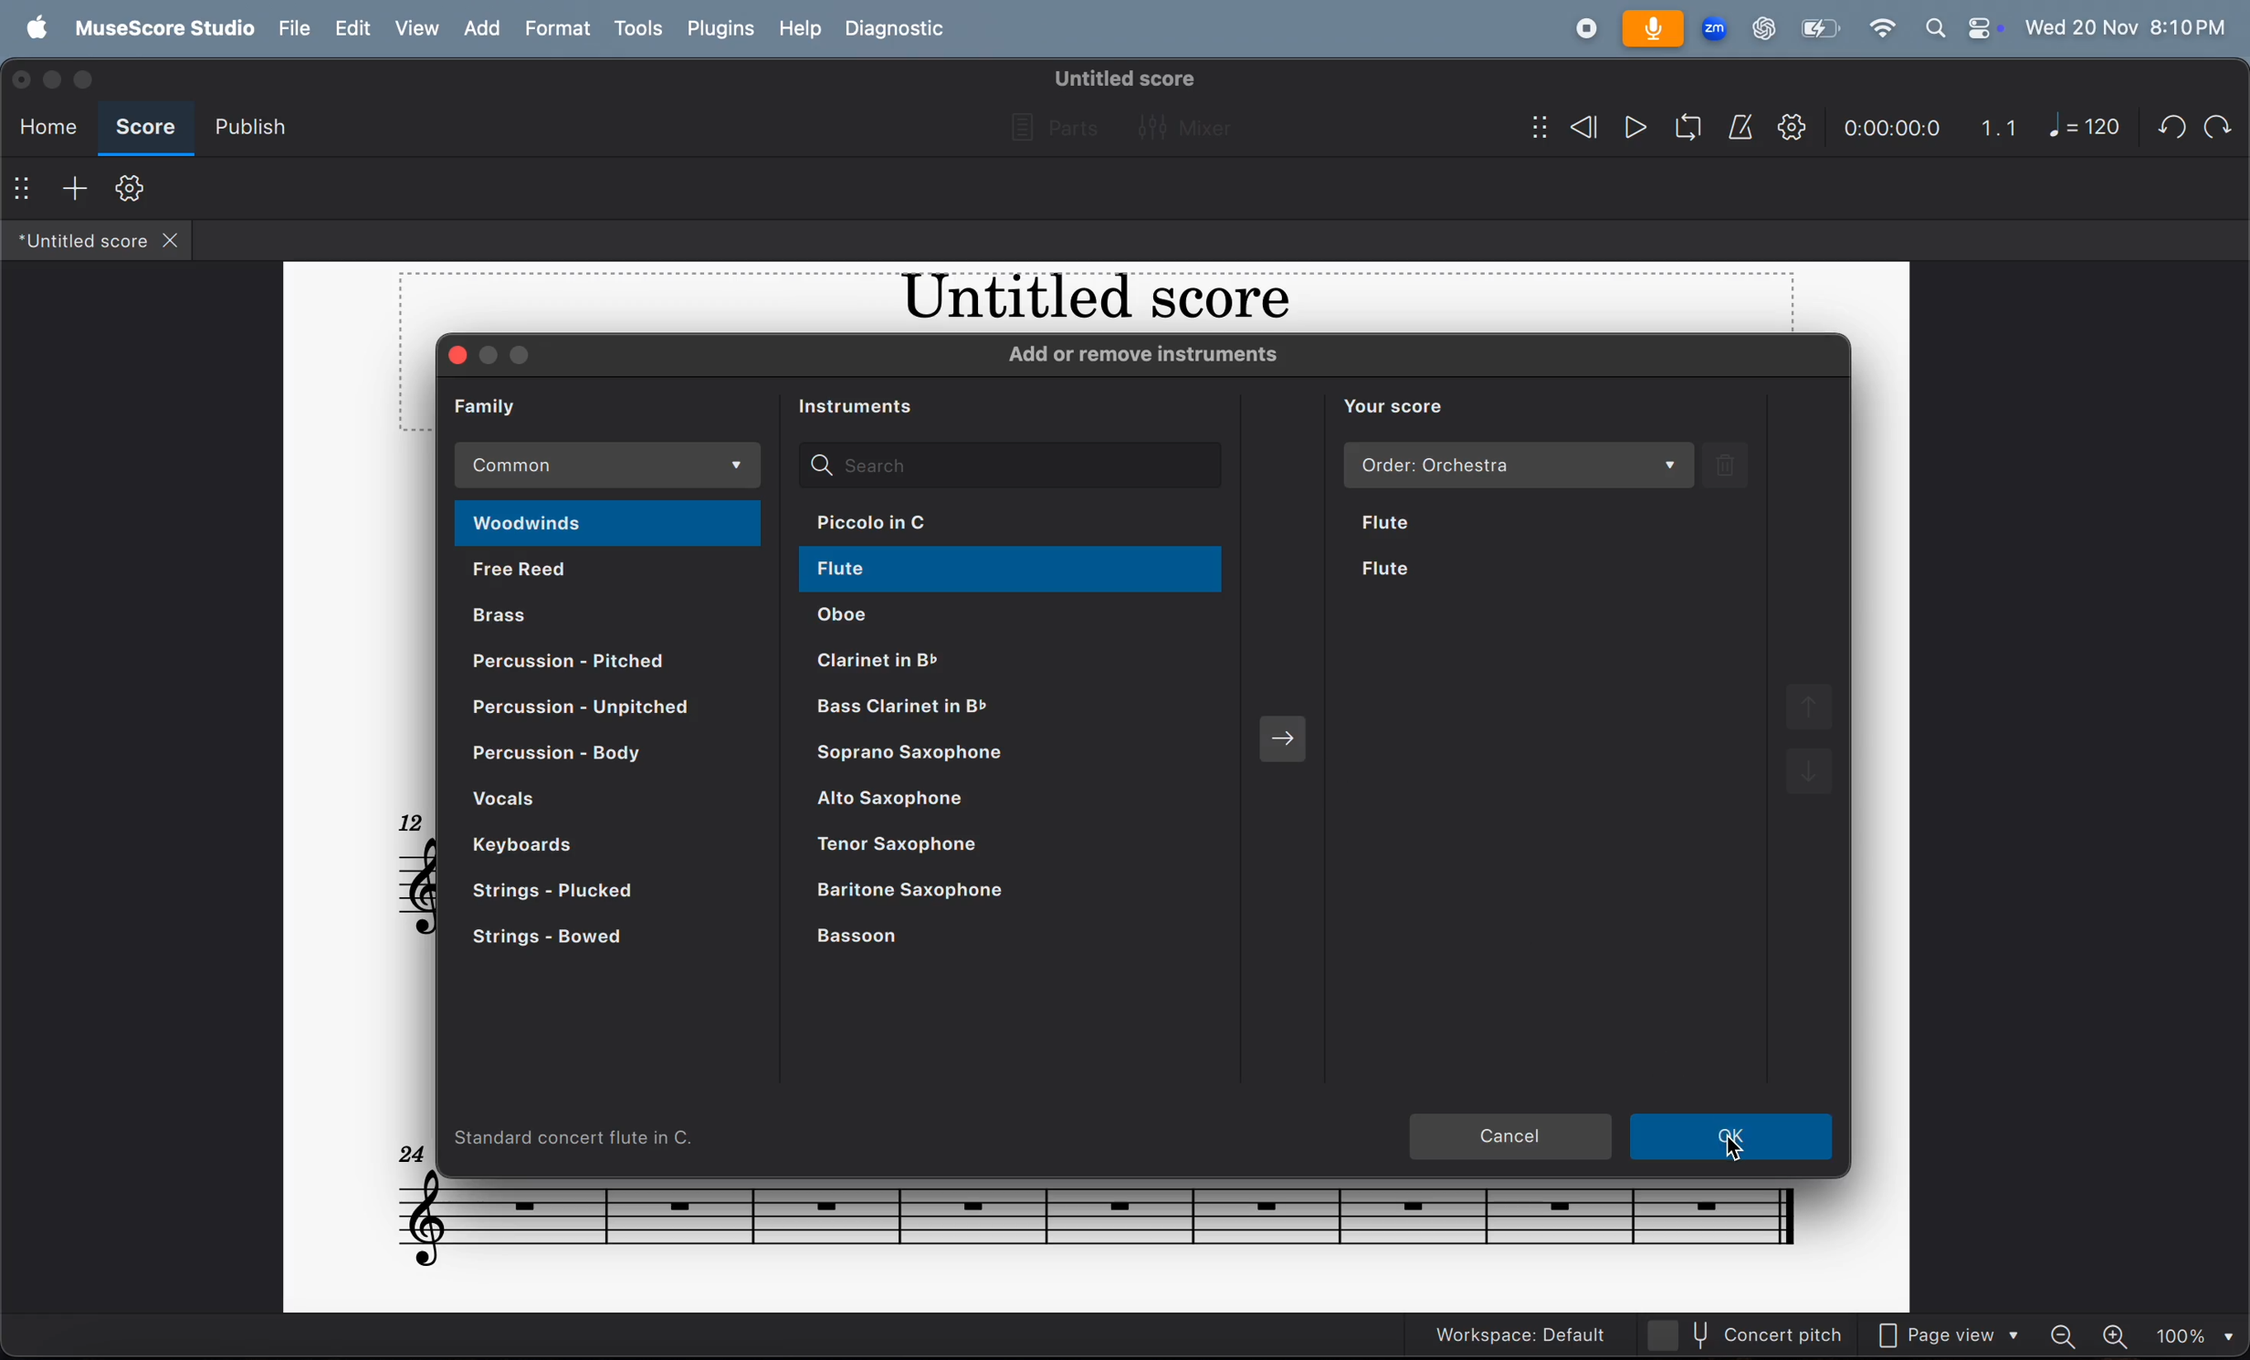  I want to click on baritone saxophone, so click(999, 893).